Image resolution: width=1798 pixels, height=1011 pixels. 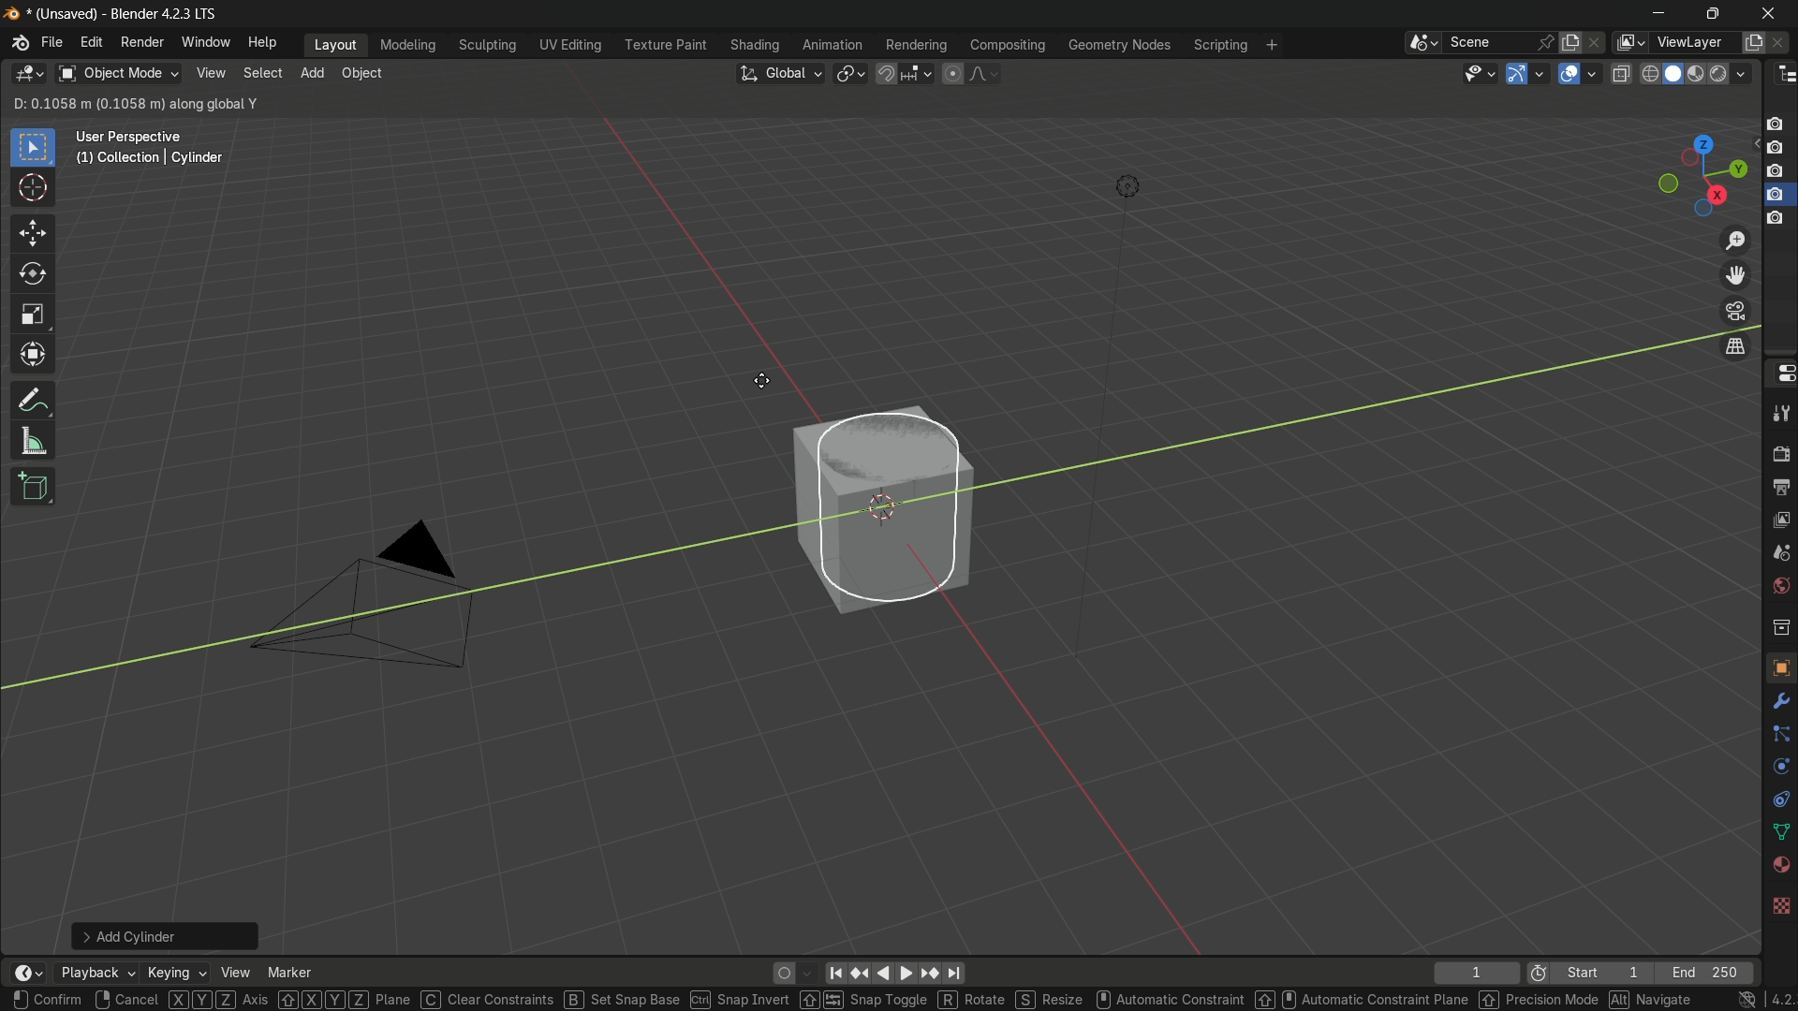 What do you see at coordinates (1779, 588) in the screenshot?
I see `world` at bounding box center [1779, 588].